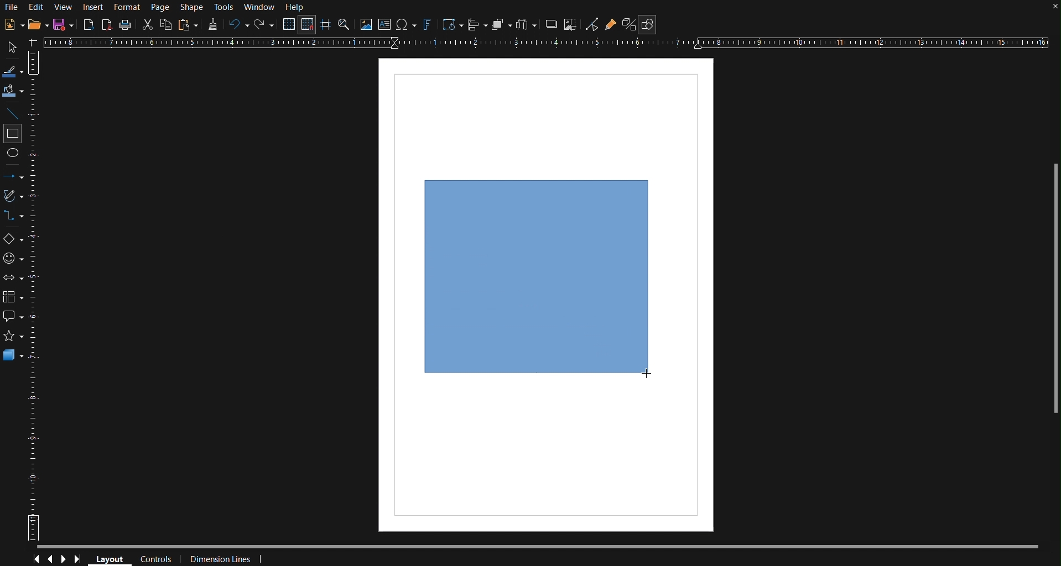 The image size is (1061, 566). Describe the element at coordinates (236, 25) in the screenshot. I see `Undo` at that location.